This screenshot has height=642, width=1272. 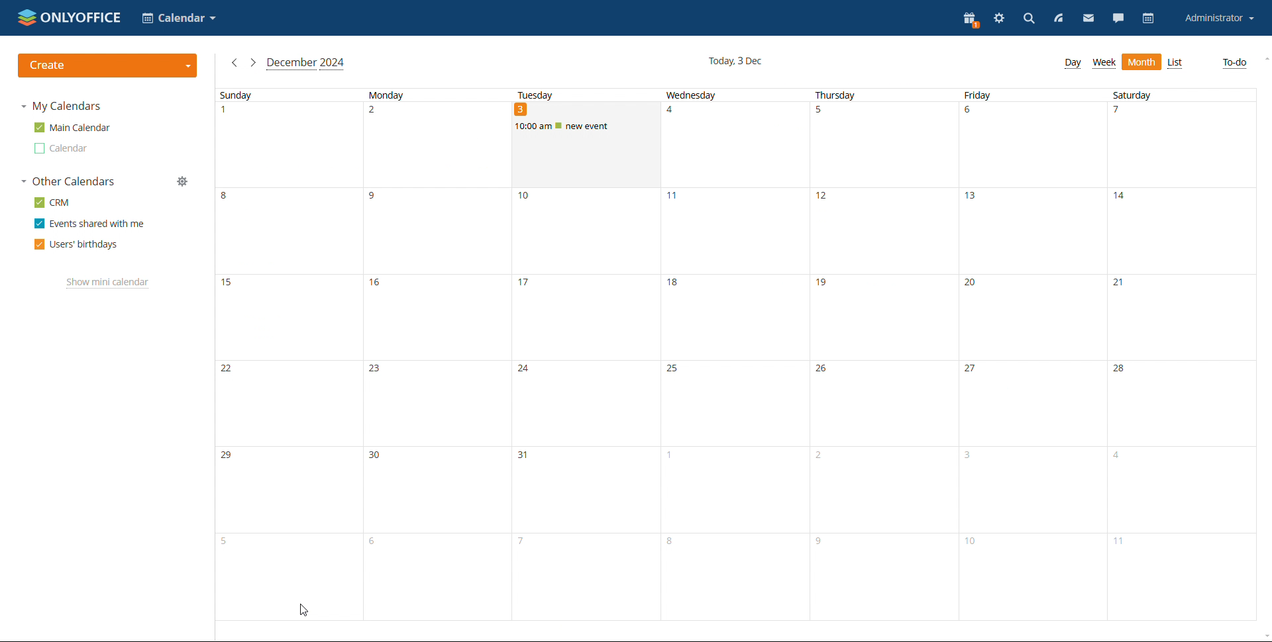 What do you see at coordinates (290, 403) in the screenshot?
I see `22` at bounding box center [290, 403].